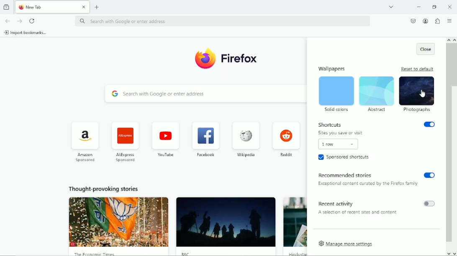 The image size is (457, 256). I want to click on Facebook, so click(205, 139).